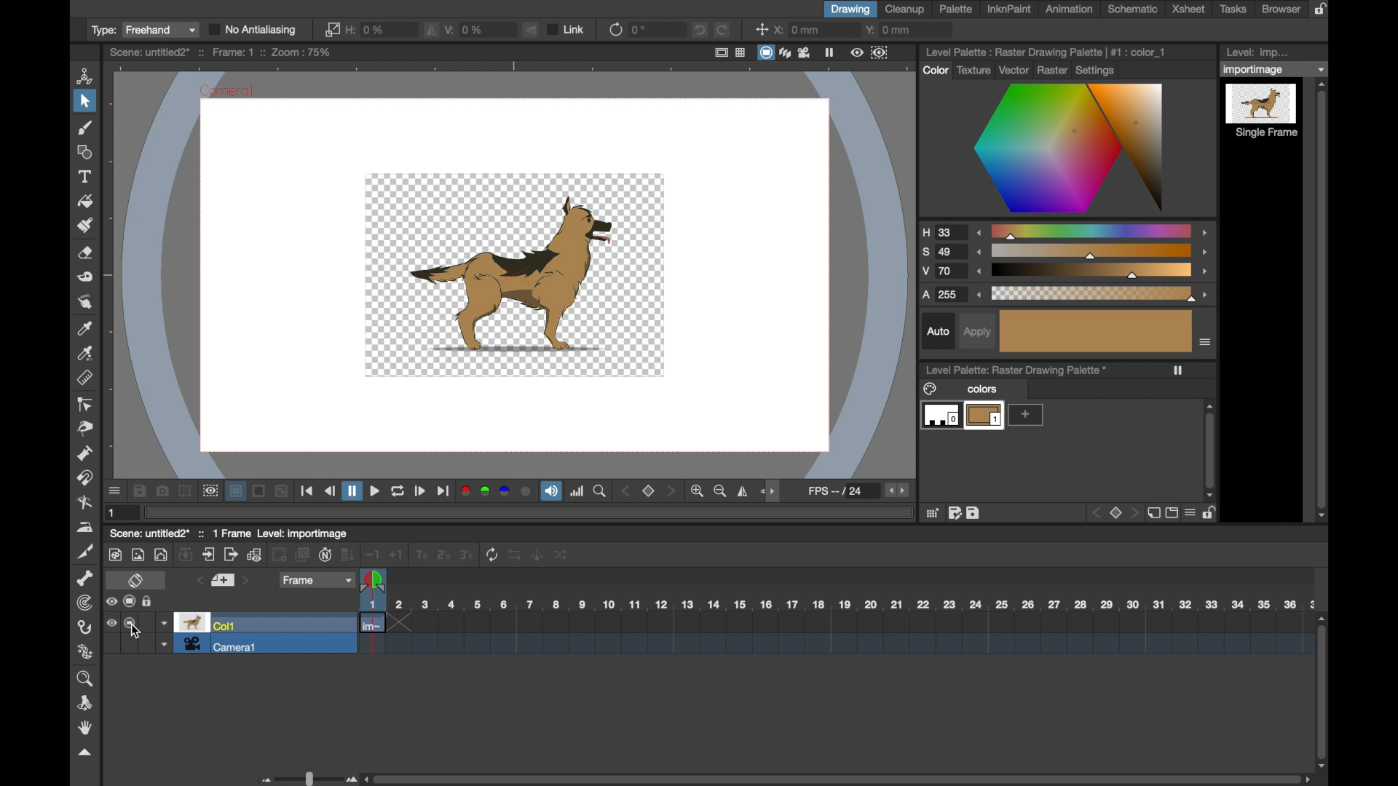 The height and width of the screenshot is (786, 1398). I want to click on texture, so click(971, 70).